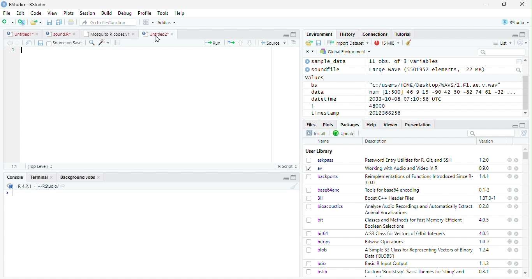 This screenshot has width=532, height=279. Describe the element at coordinates (294, 34) in the screenshot. I see `Full screen` at that location.